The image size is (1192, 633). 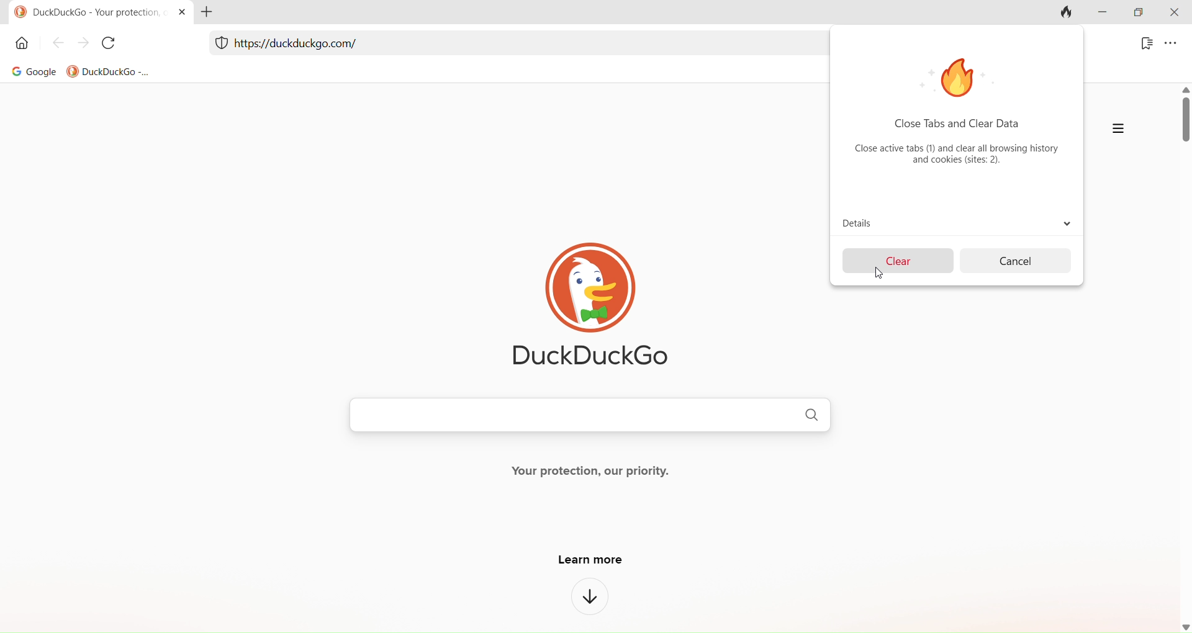 I want to click on DuckDuckGoo - Your protection, so click(x=82, y=12).